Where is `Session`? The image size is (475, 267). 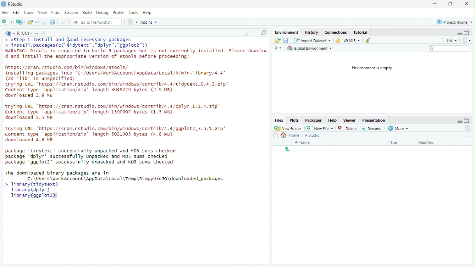
Session is located at coordinates (71, 12).